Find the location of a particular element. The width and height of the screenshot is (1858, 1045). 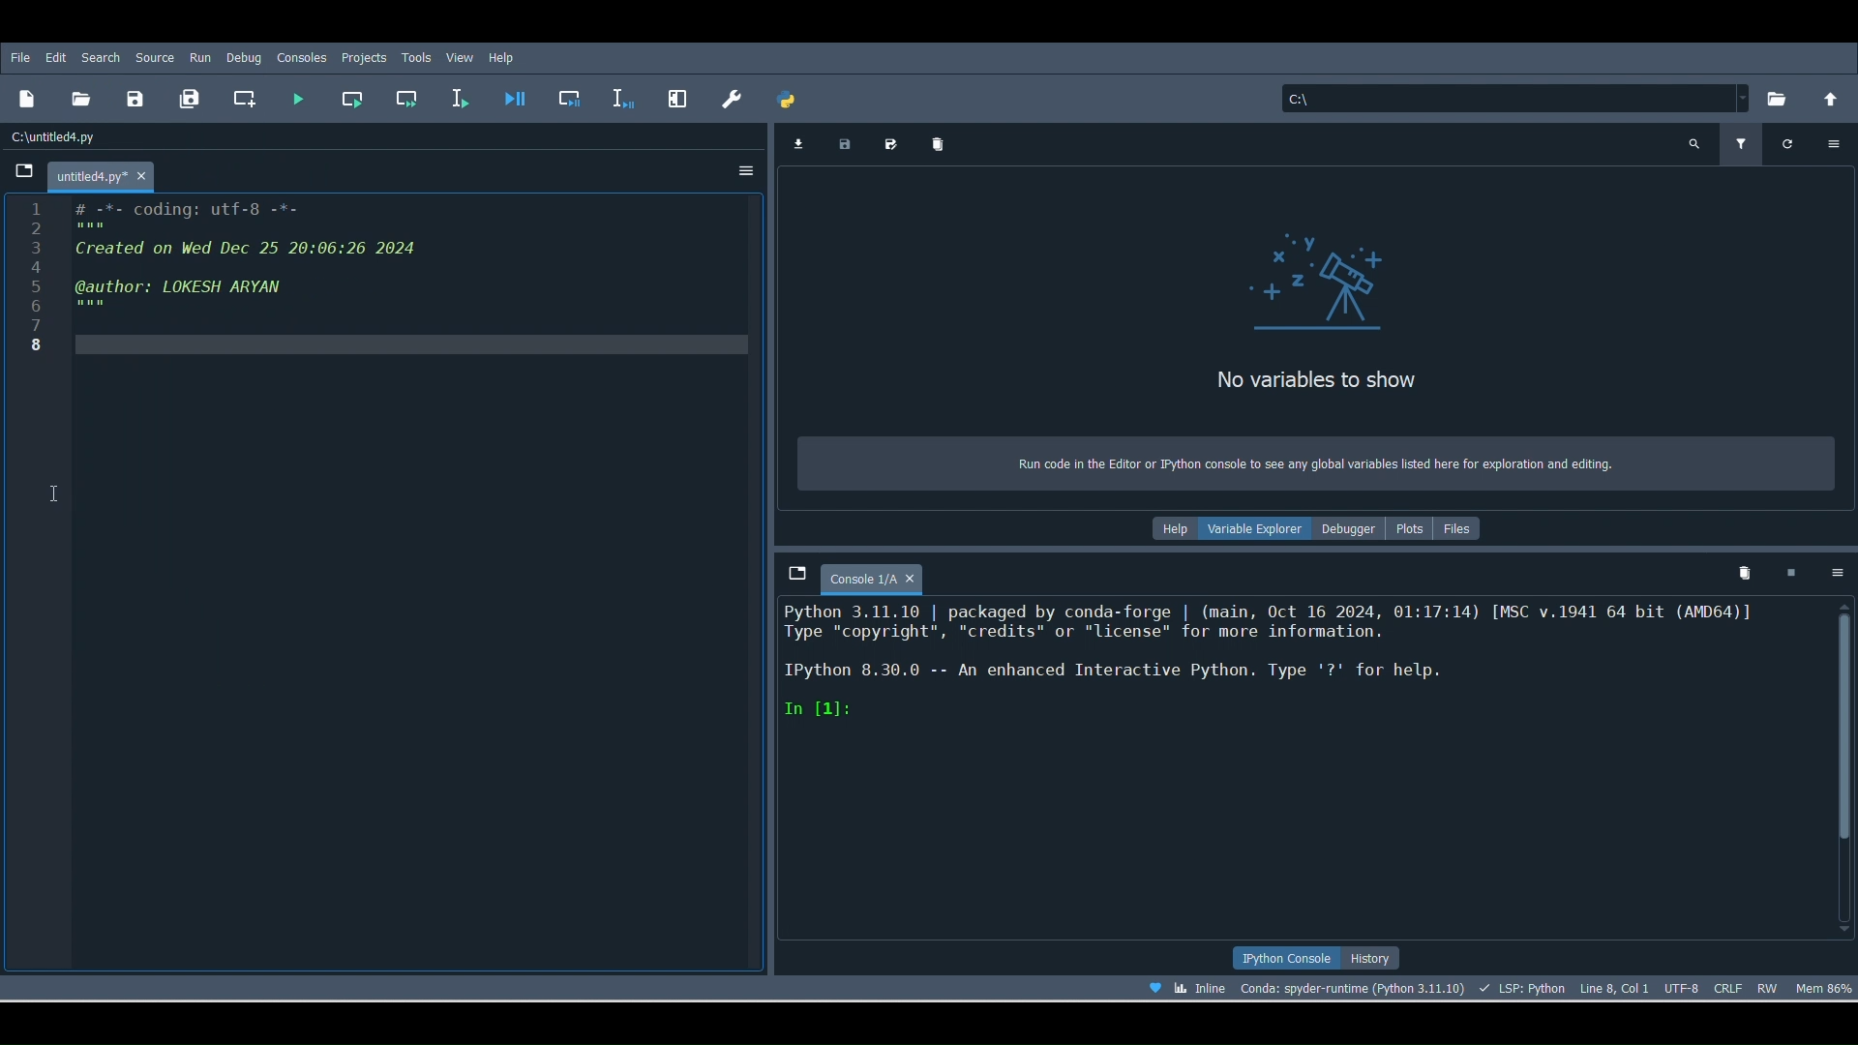

Browse tabs is located at coordinates (795, 577).